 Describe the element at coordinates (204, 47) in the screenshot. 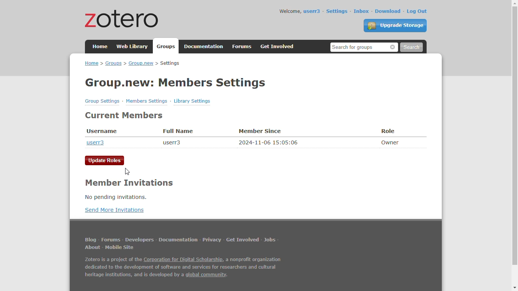

I see `documentation` at that location.